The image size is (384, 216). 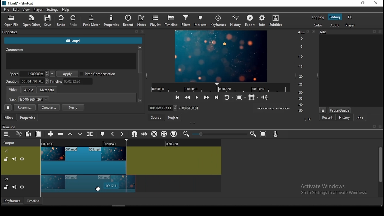 What do you see at coordinates (38, 135) in the screenshot?
I see `paste` at bounding box center [38, 135].